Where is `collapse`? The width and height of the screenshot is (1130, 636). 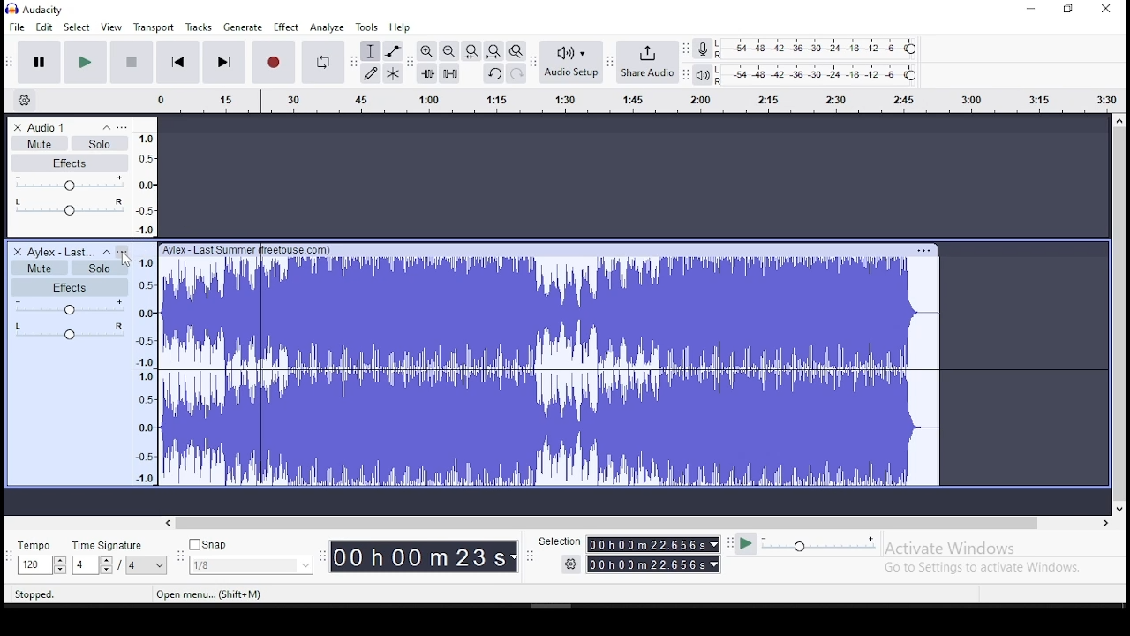 collapse is located at coordinates (105, 127).